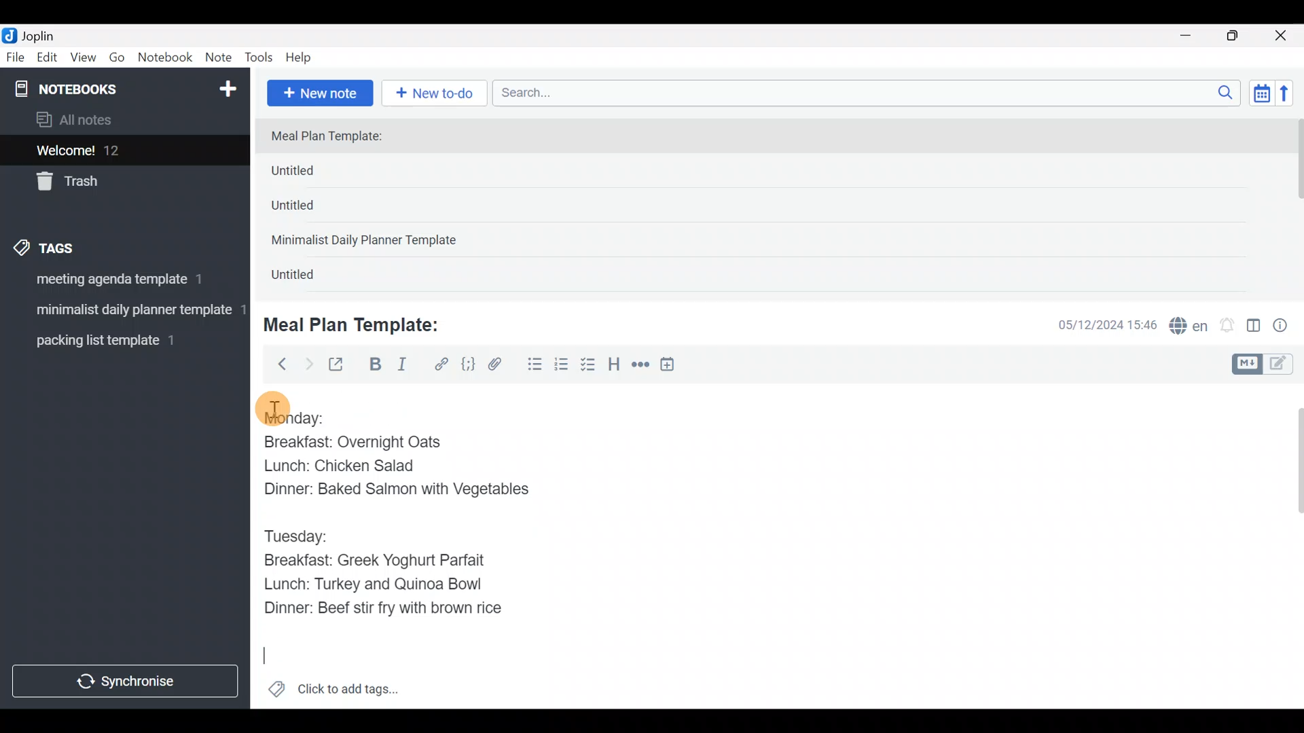 The height and width of the screenshot is (733, 1304). Describe the element at coordinates (47, 34) in the screenshot. I see `Joplin` at that location.